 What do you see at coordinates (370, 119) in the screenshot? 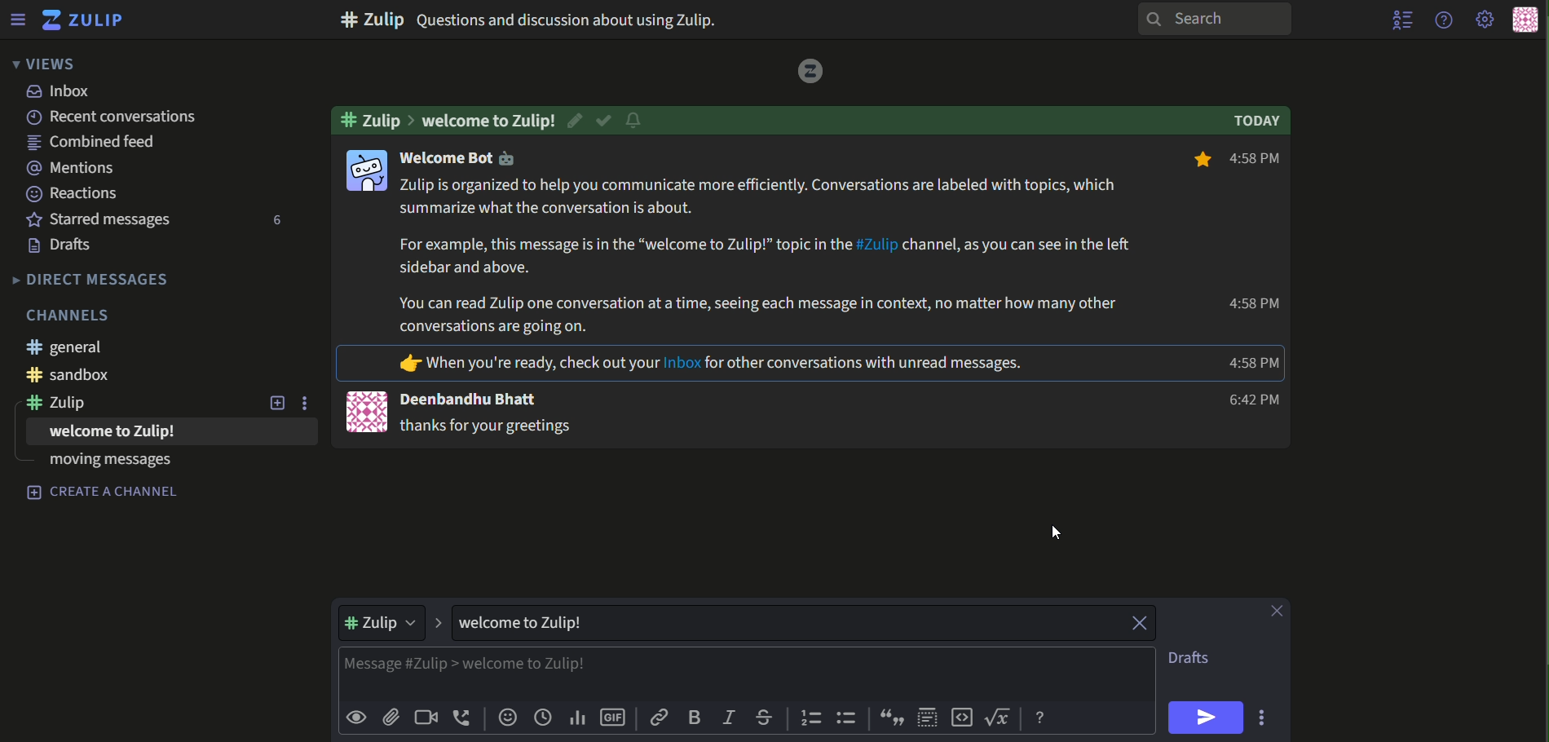
I see `text` at bounding box center [370, 119].